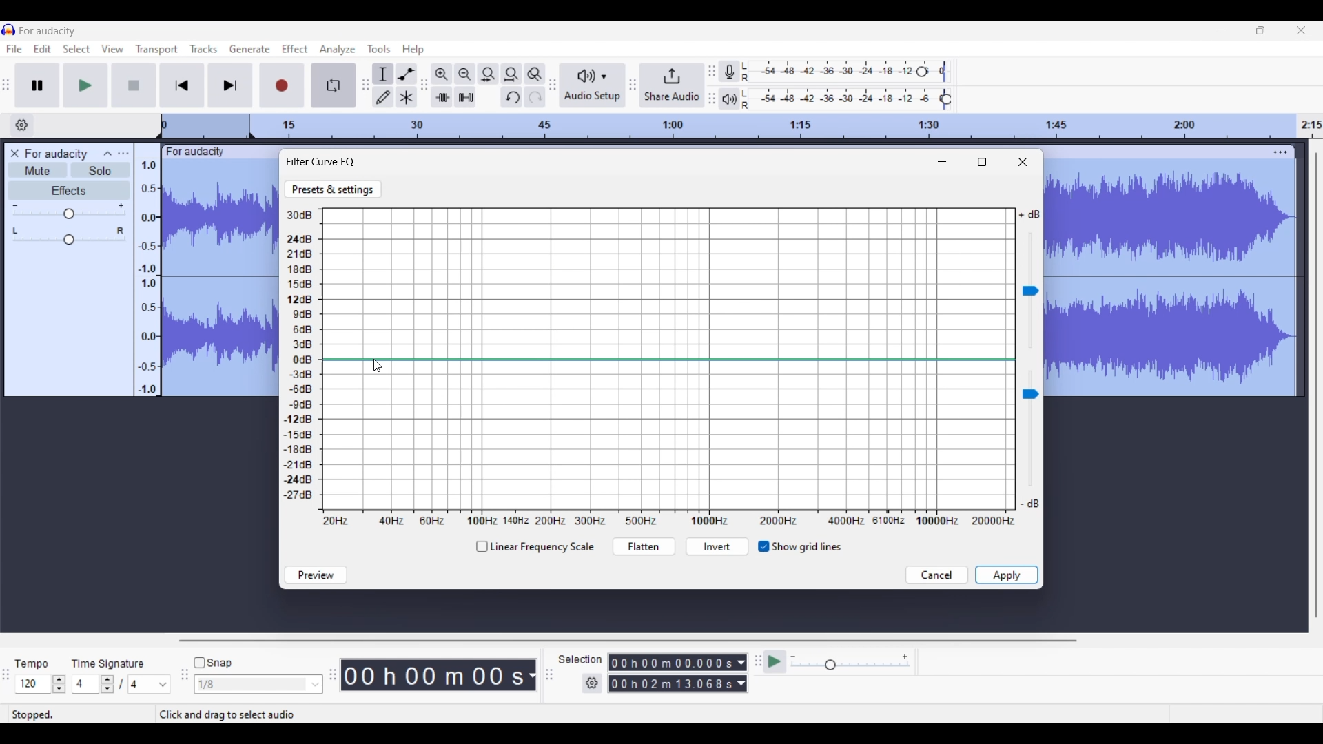 Image resolution: width=1323 pixels, height=744 pixels. I want to click on Preview sound, so click(316, 575).